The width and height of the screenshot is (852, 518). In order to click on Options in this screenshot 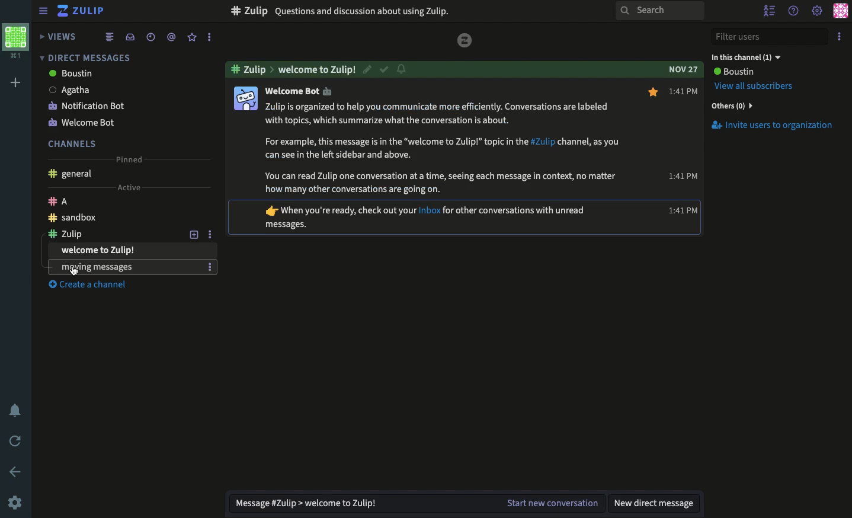, I will do `click(209, 37)`.